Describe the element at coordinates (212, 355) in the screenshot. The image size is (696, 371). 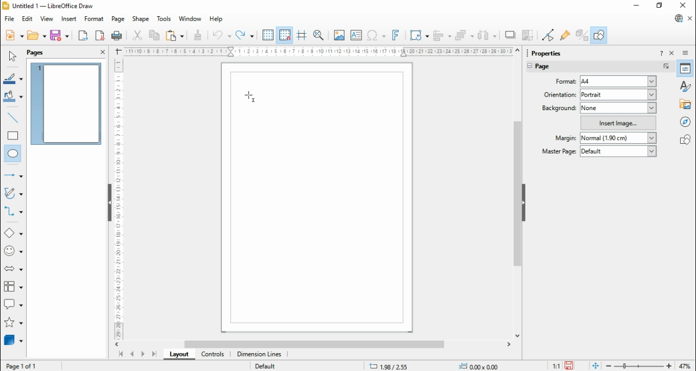
I see `controls` at that location.